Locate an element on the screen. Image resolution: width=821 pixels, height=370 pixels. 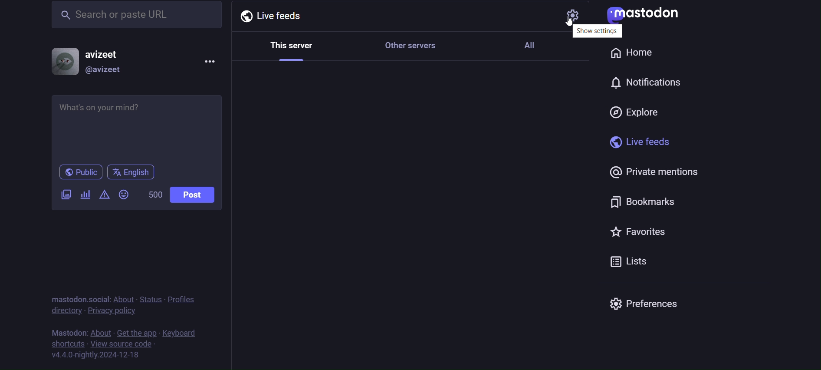
mastodon is located at coordinates (643, 16).